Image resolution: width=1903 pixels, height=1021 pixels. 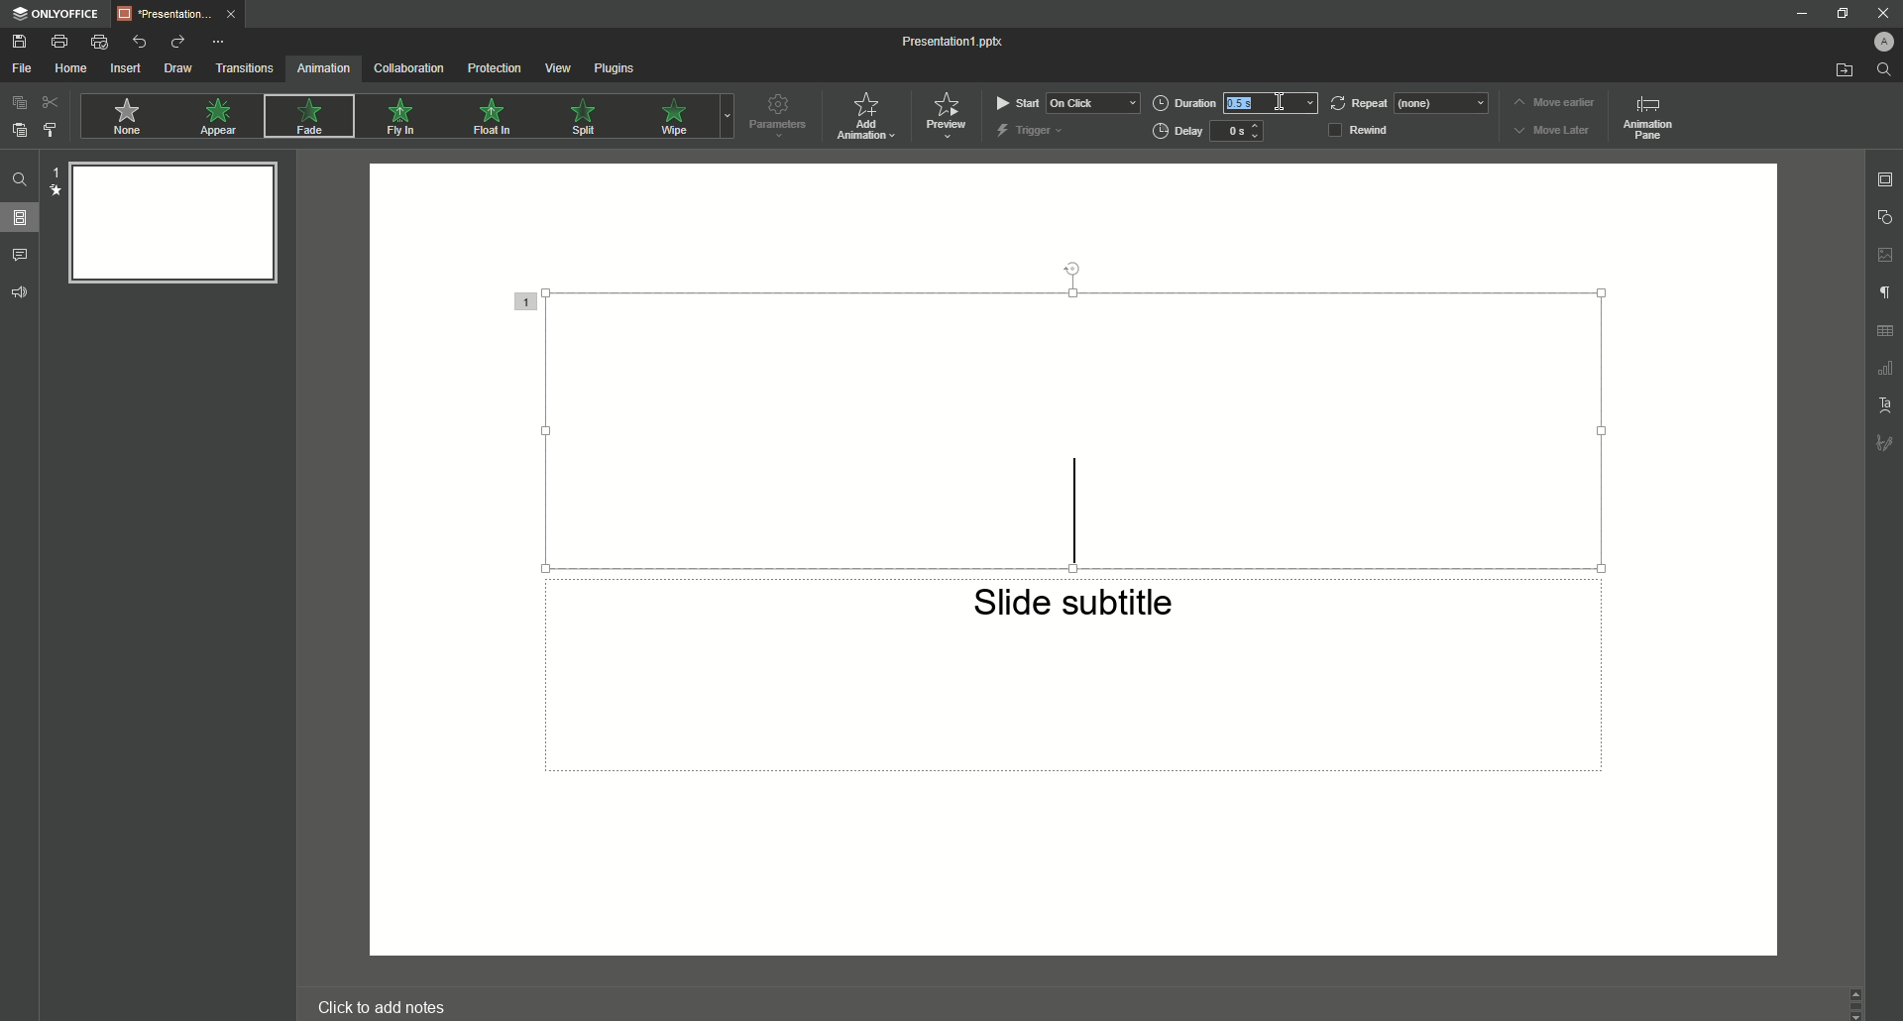 I want to click on Move Later, so click(x=1556, y=130).